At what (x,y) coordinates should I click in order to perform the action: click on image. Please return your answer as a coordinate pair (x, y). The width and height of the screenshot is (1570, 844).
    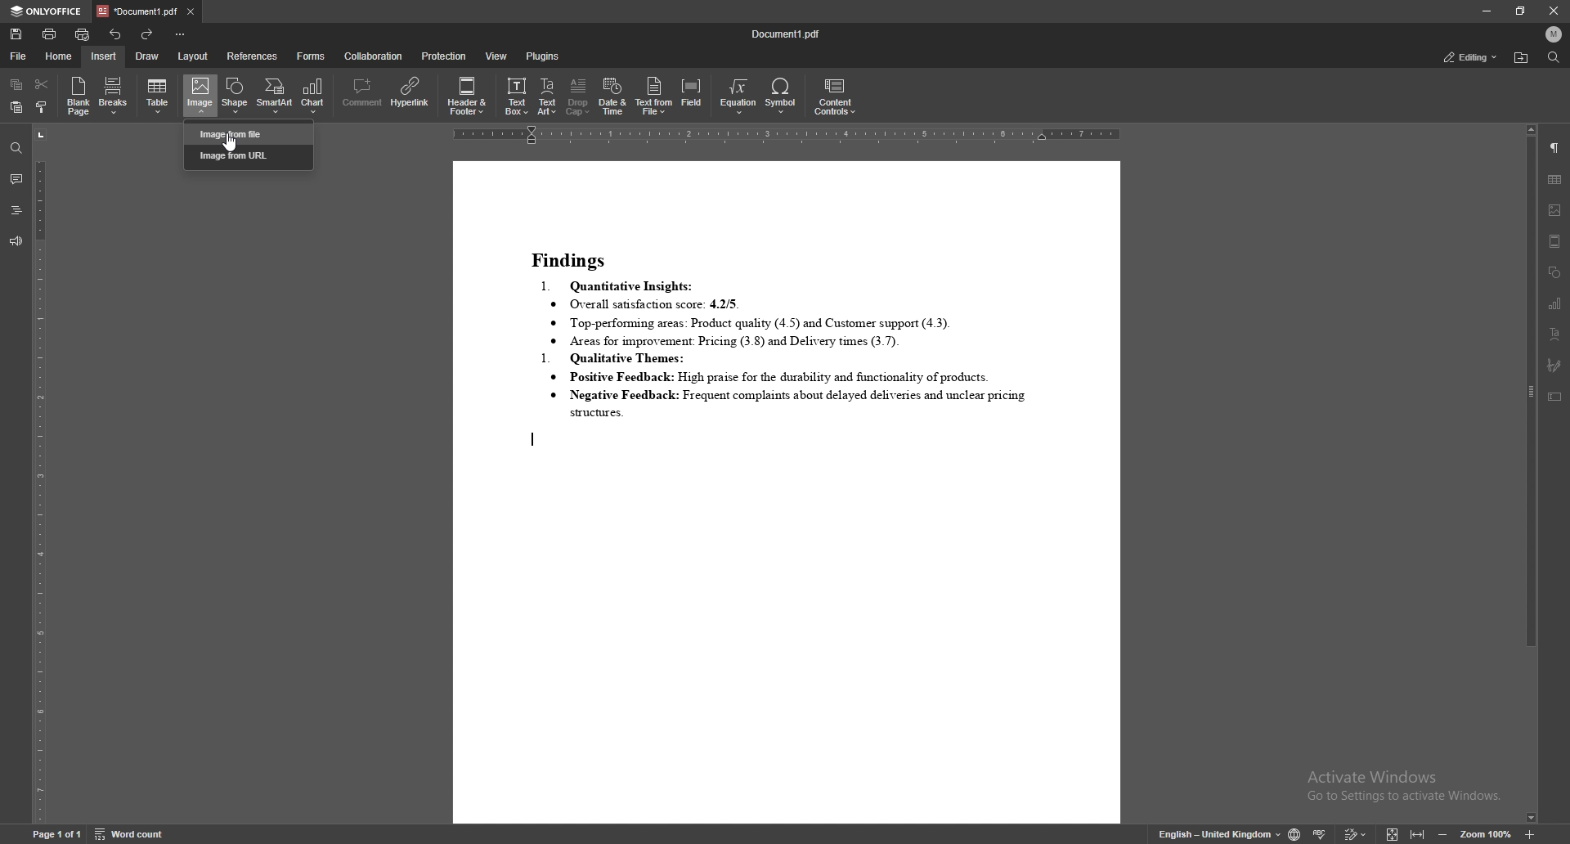
    Looking at the image, I should click on (1556, 210).